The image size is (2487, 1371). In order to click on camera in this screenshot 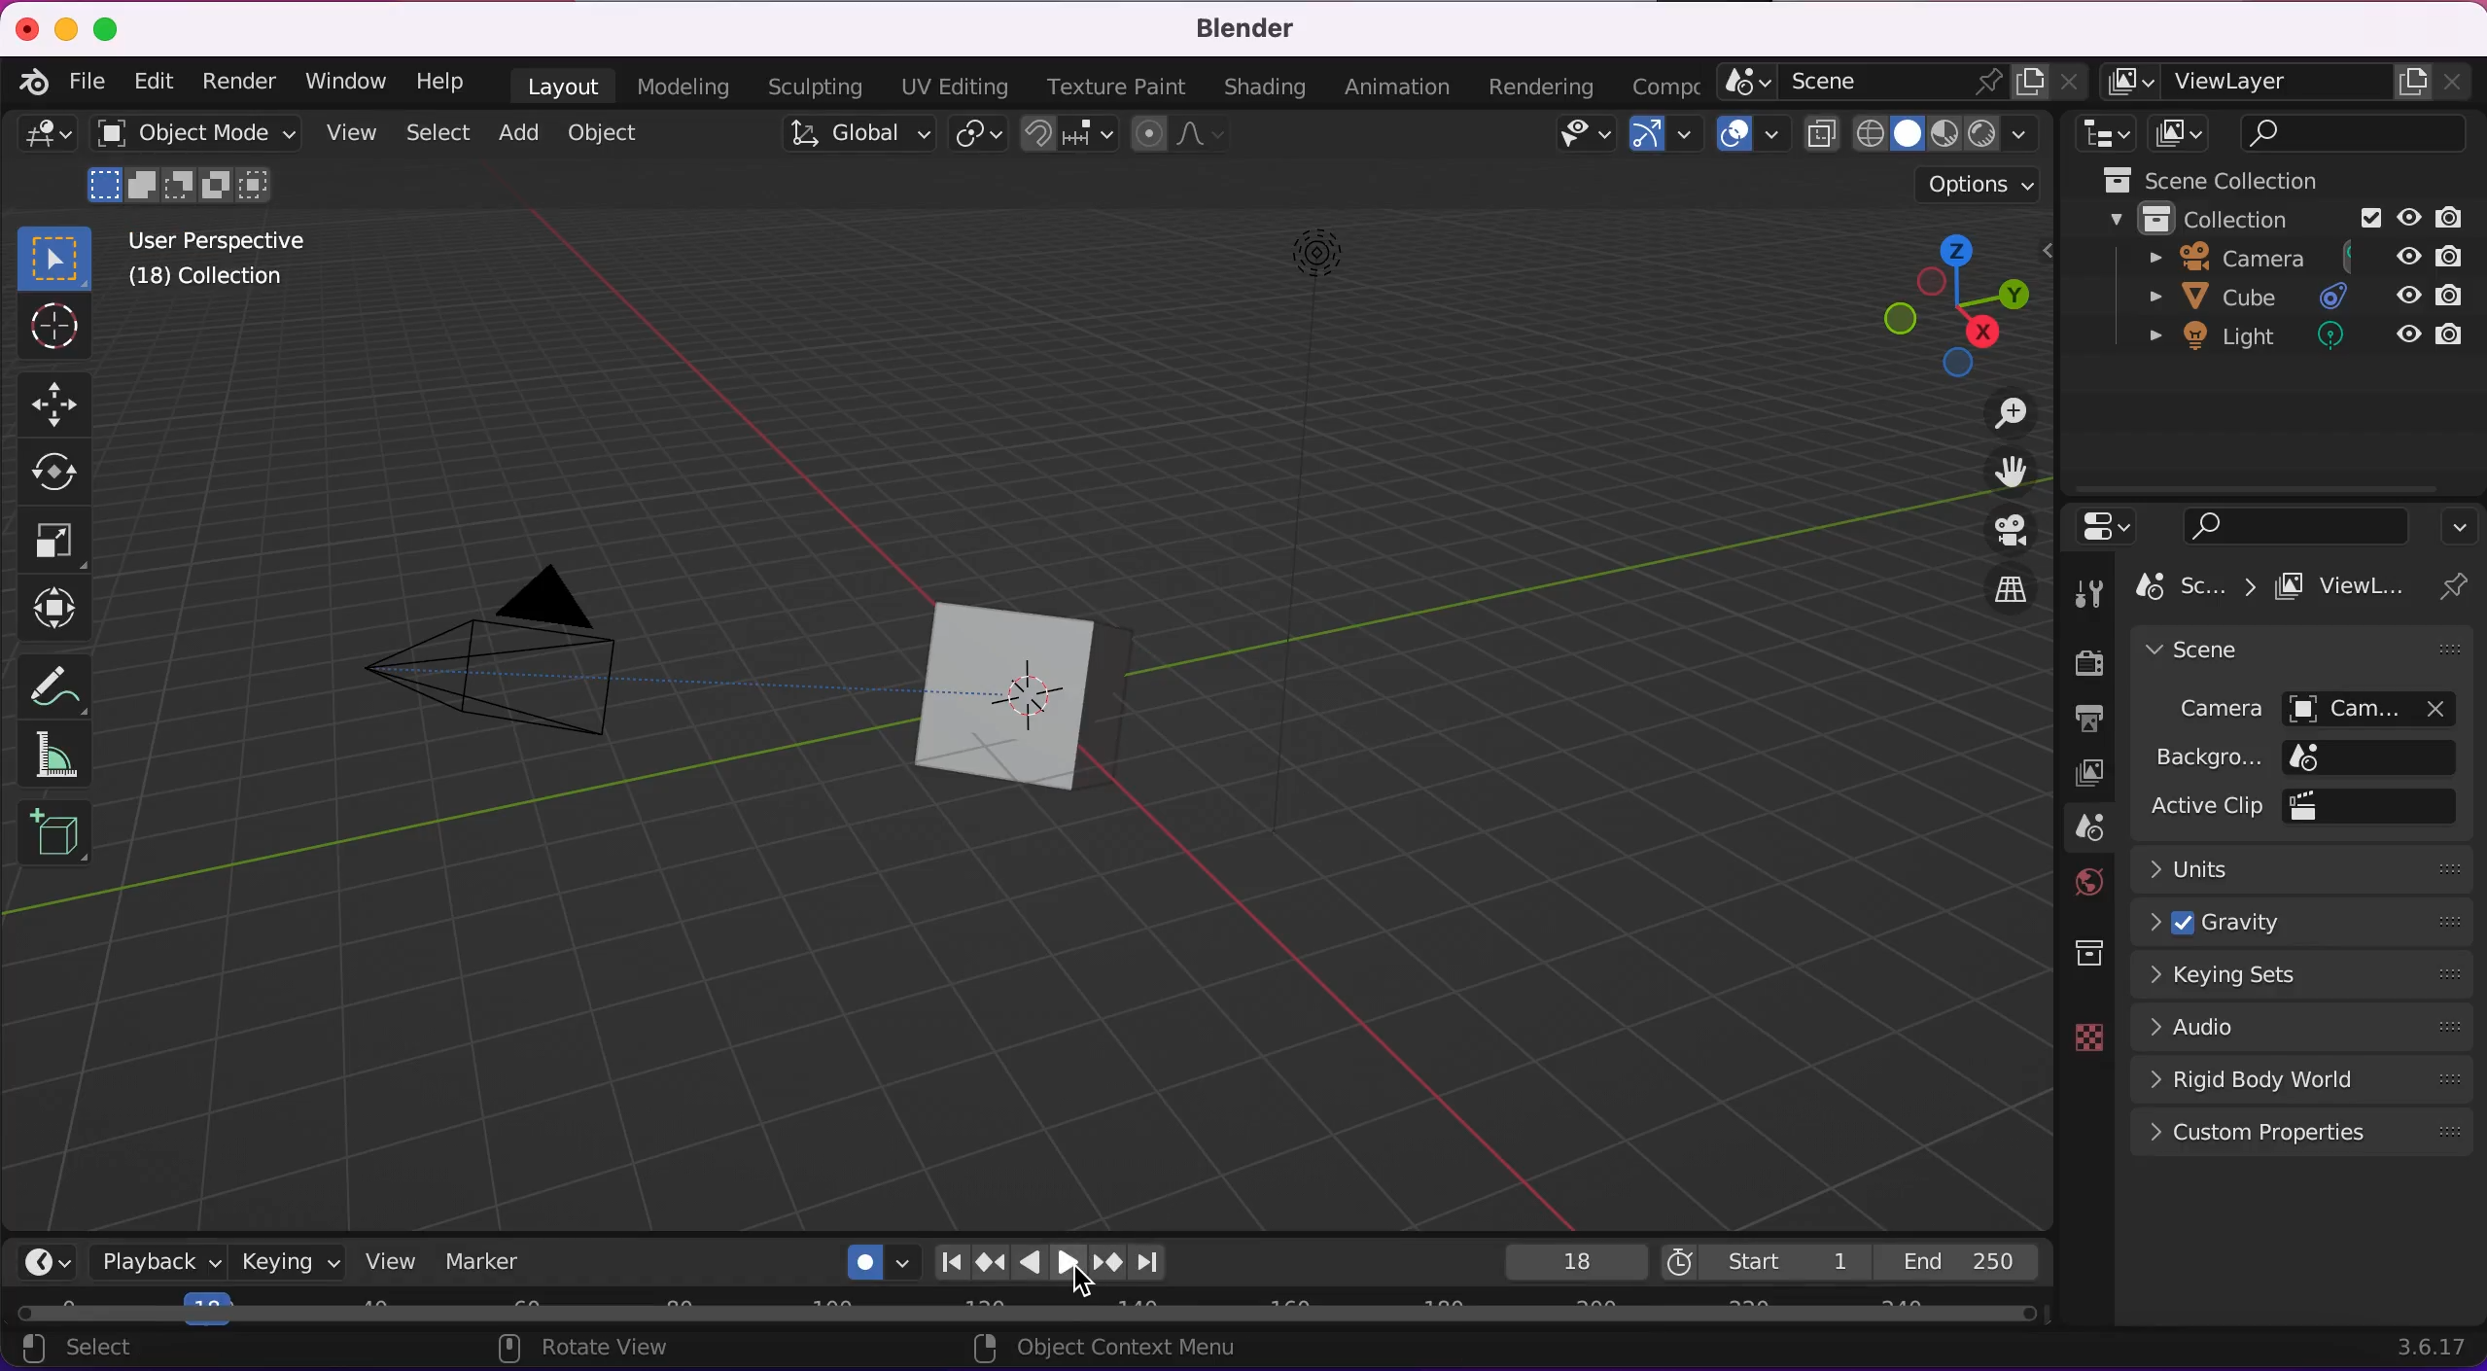, I will do `click(2280, 259)`.